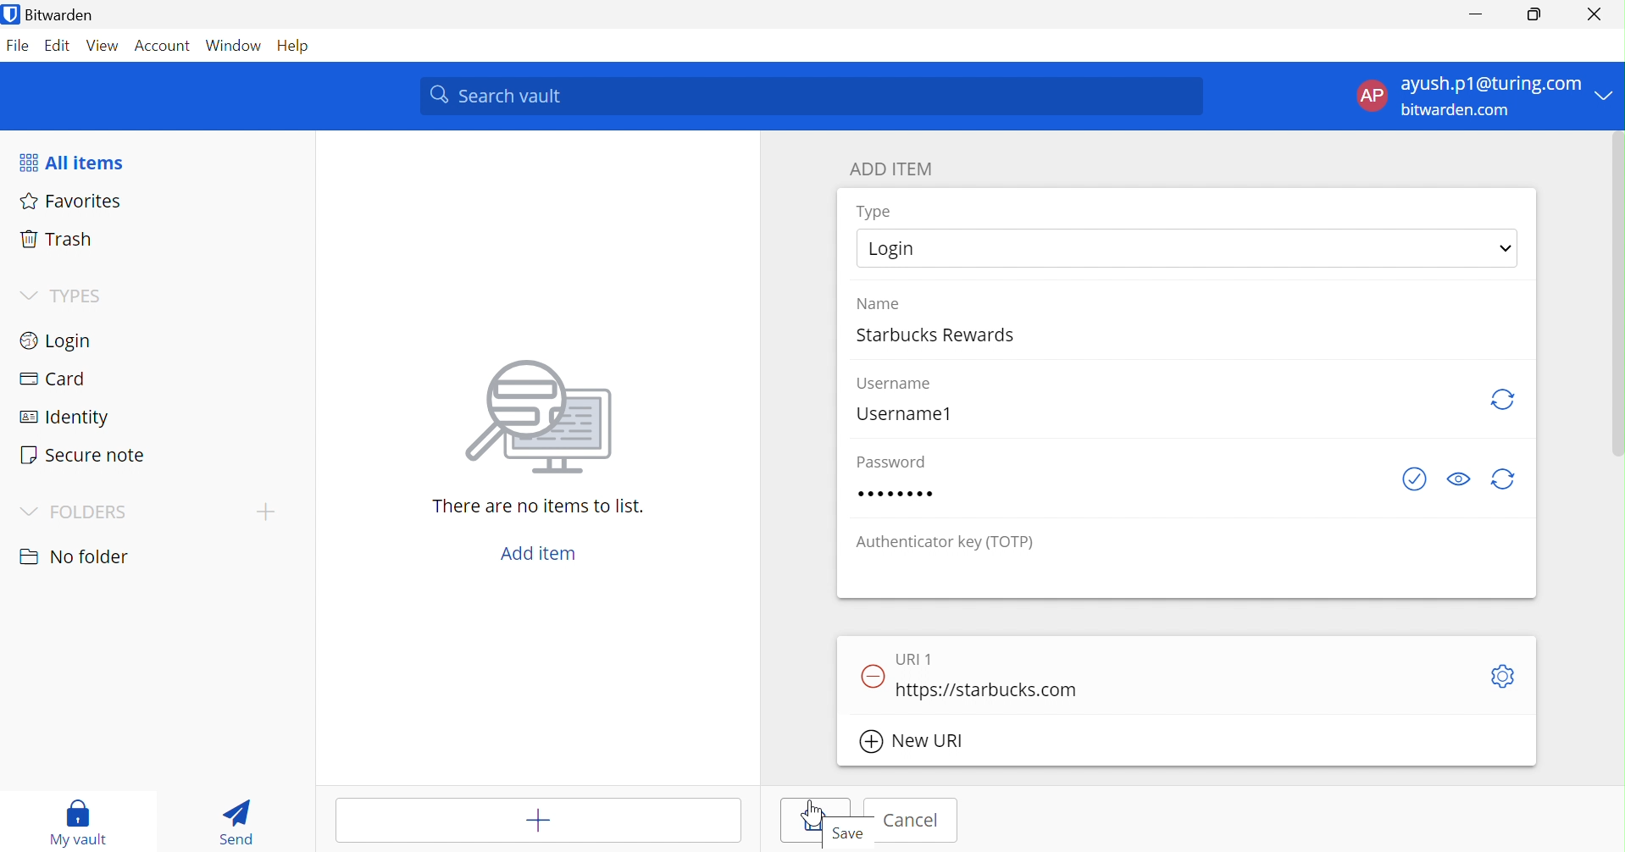 Image resolution: width=1625 pixels, height=852 pixels. Describe the element at coordinates (540, 507) in the screenshot. I see `There are no items to list.` at that location.